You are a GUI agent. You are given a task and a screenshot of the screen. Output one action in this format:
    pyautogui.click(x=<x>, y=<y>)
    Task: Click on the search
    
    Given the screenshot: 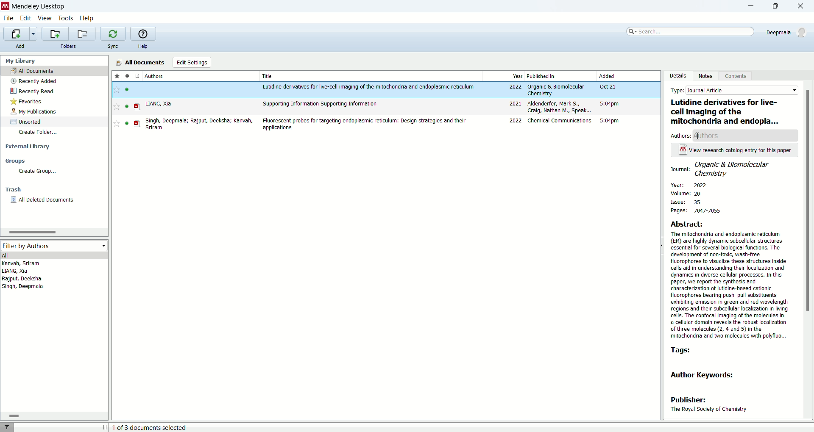 What is the action you would take?
    pyautogui.click(x=686, y=32)
    